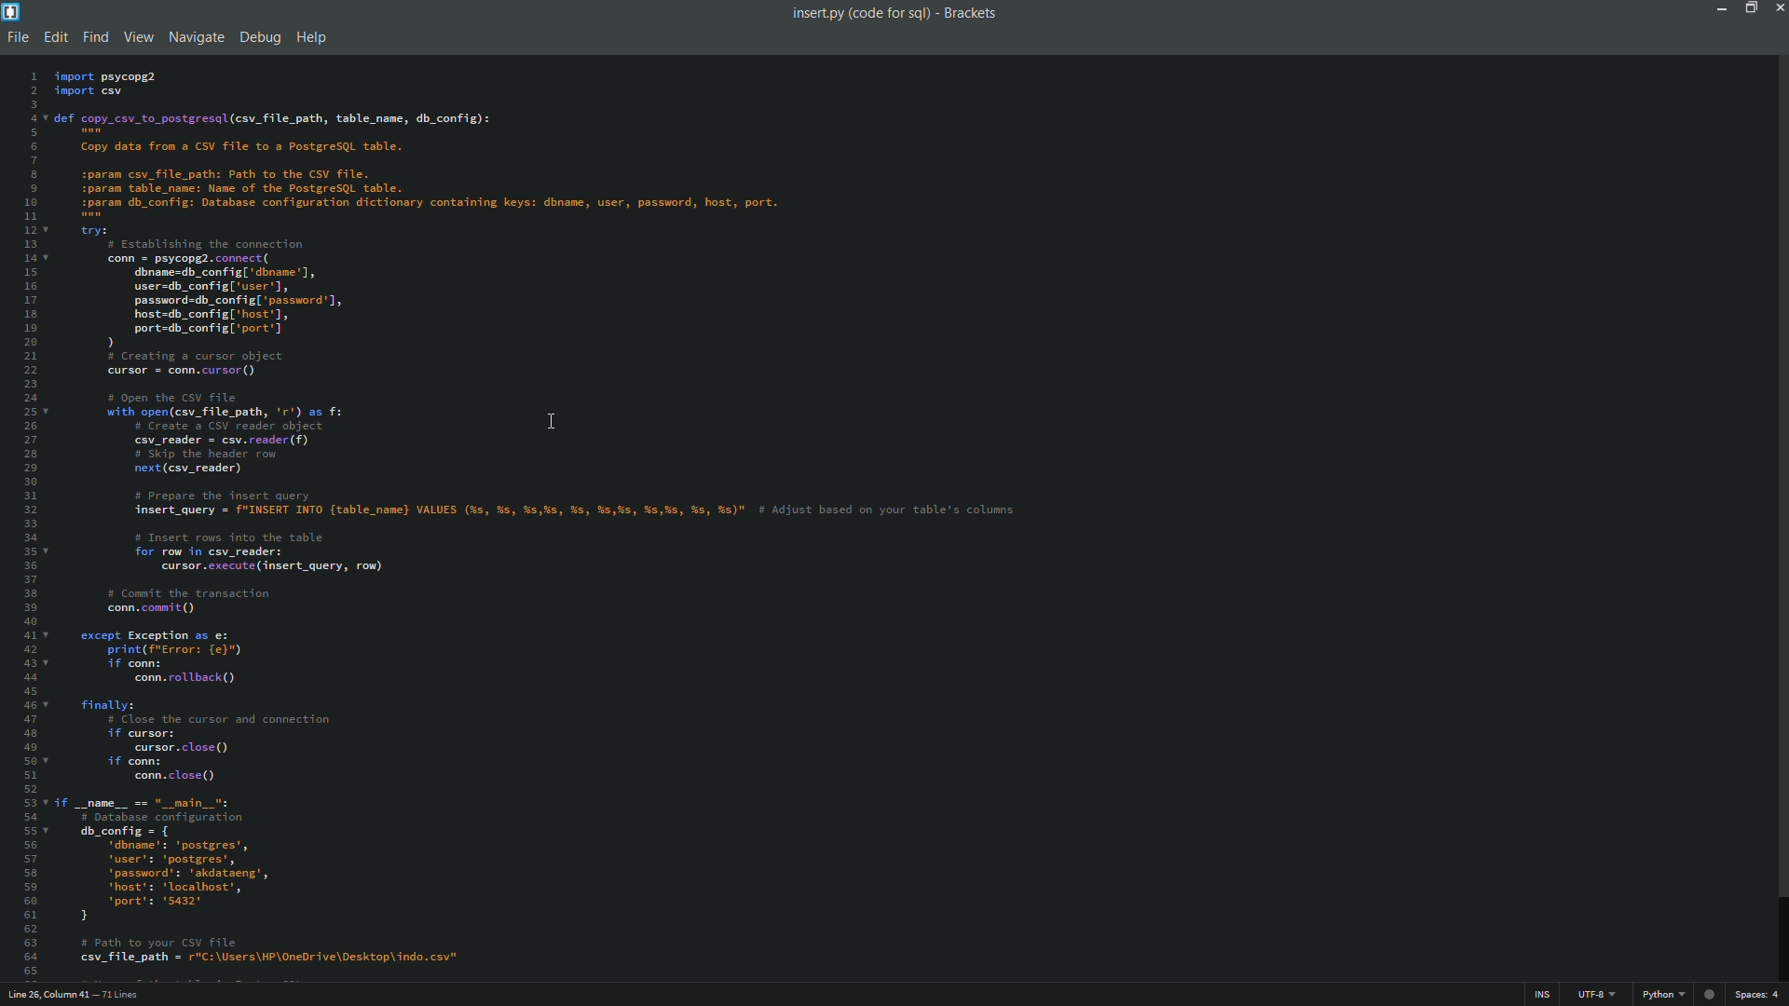  What do you see at coordinates (55, 36) in the screenshot?
I see `edit menu` at bounding box center [55, 36].